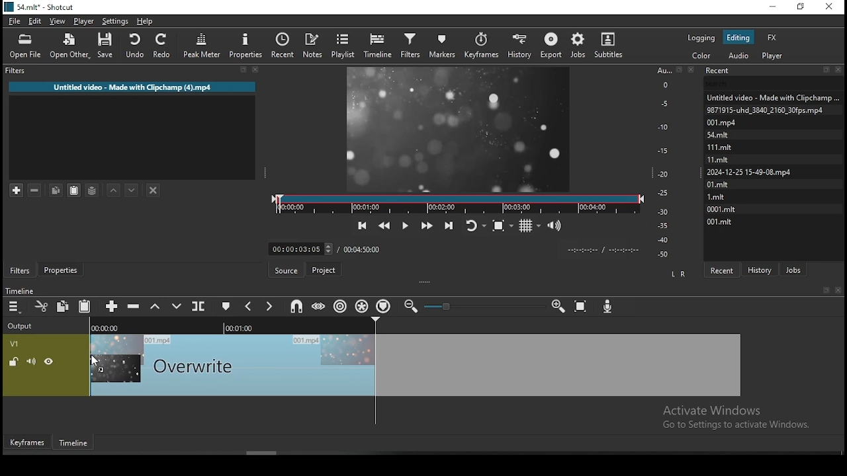 The image size is (847, 476). I want to click on filters, so click(412, 45).